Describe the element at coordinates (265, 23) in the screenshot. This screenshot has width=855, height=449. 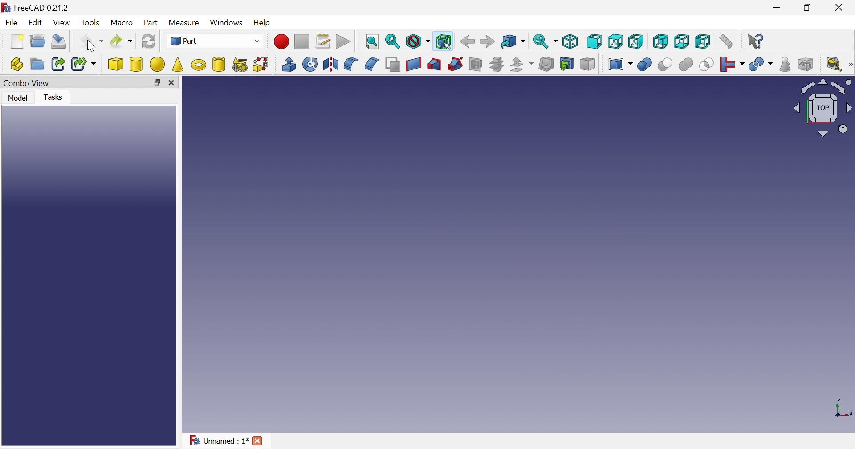
I see `Help` at that location.